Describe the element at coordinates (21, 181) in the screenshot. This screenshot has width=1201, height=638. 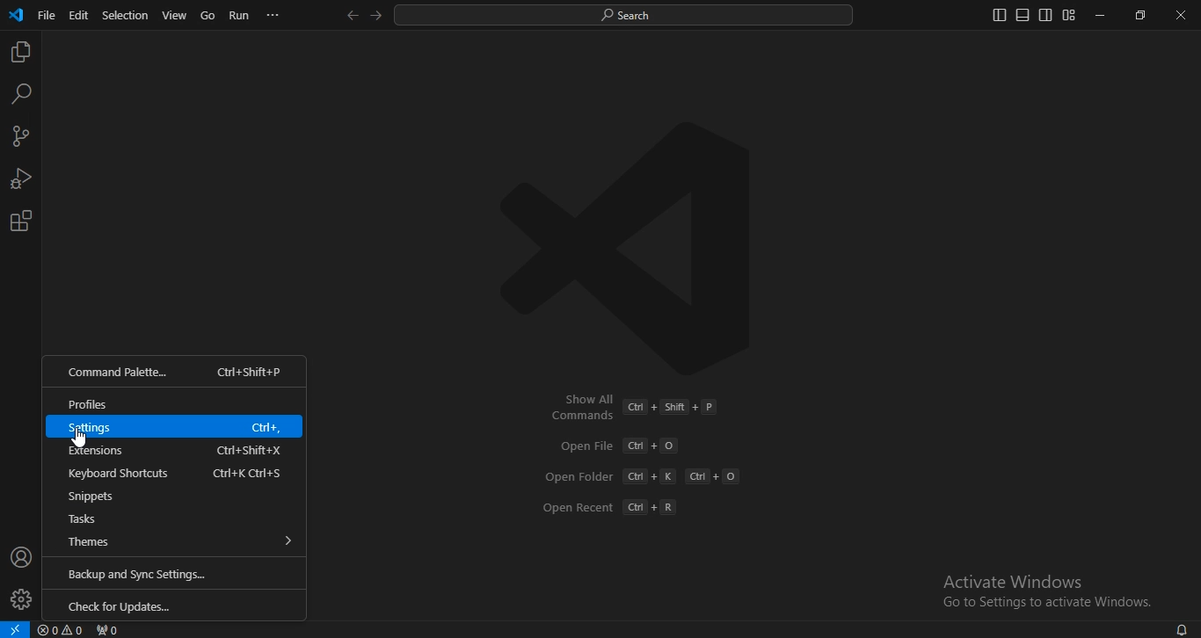
I see `run and debug` at that location.